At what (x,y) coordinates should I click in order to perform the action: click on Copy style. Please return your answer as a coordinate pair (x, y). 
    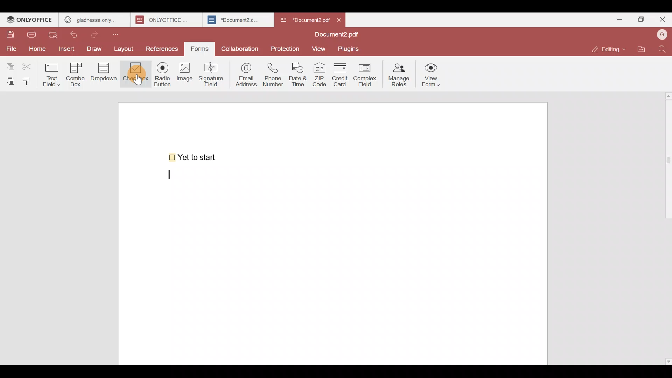
    Looking at the image, I should click on (29, 80).